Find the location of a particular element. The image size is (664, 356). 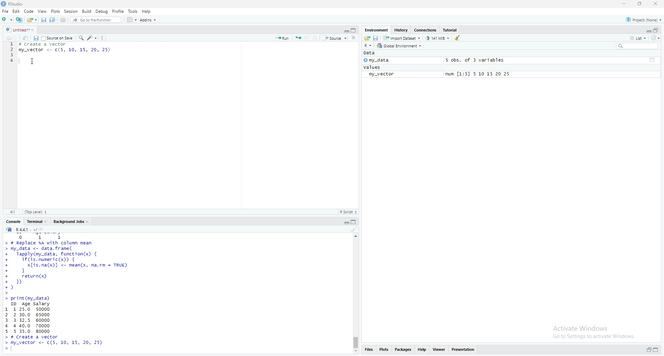

files is located at coordinates (370, 350).